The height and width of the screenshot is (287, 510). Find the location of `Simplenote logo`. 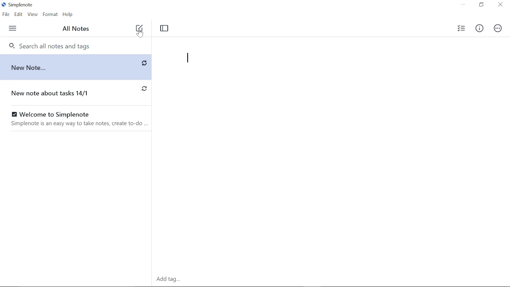

Simplenote logo is located at coordinates (18, 6).